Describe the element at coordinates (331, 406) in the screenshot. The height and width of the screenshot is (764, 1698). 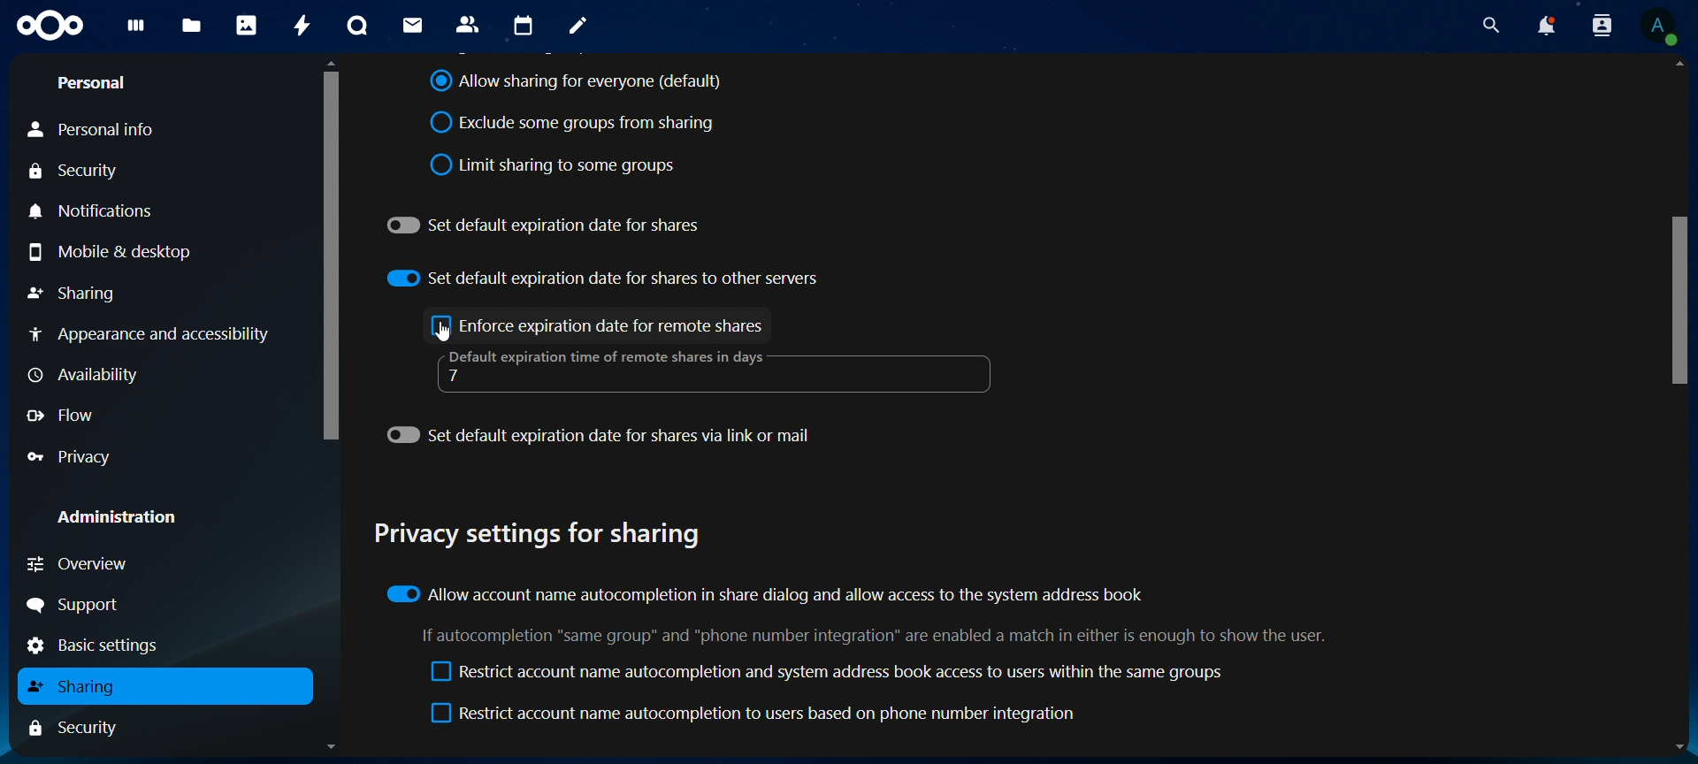
I see `Scrollbar` at that location.